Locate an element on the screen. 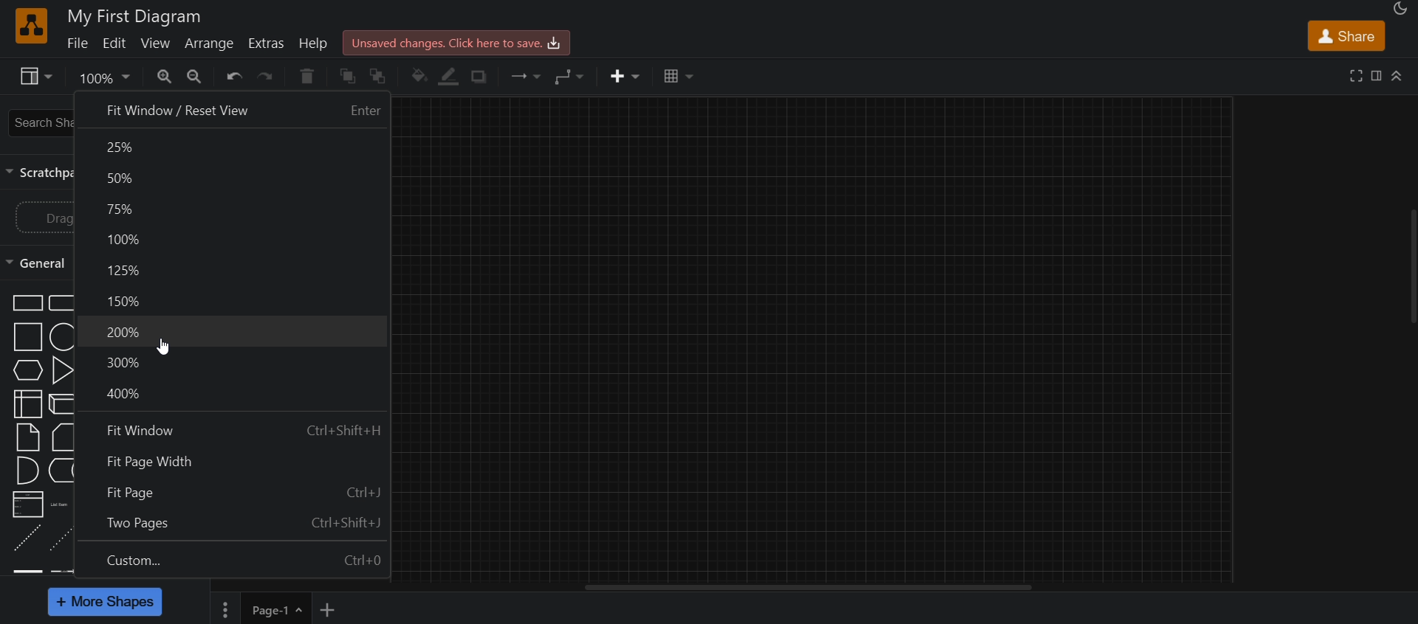  25% is located at coordinates (233, 145).